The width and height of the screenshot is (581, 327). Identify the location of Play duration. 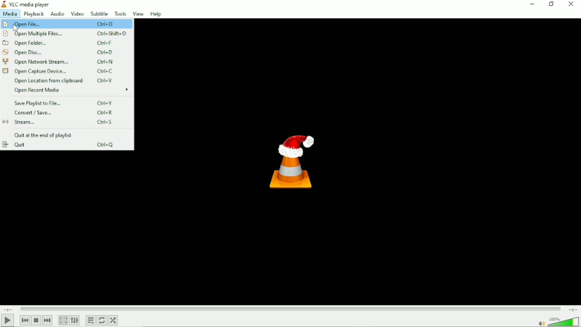
(290, 309).